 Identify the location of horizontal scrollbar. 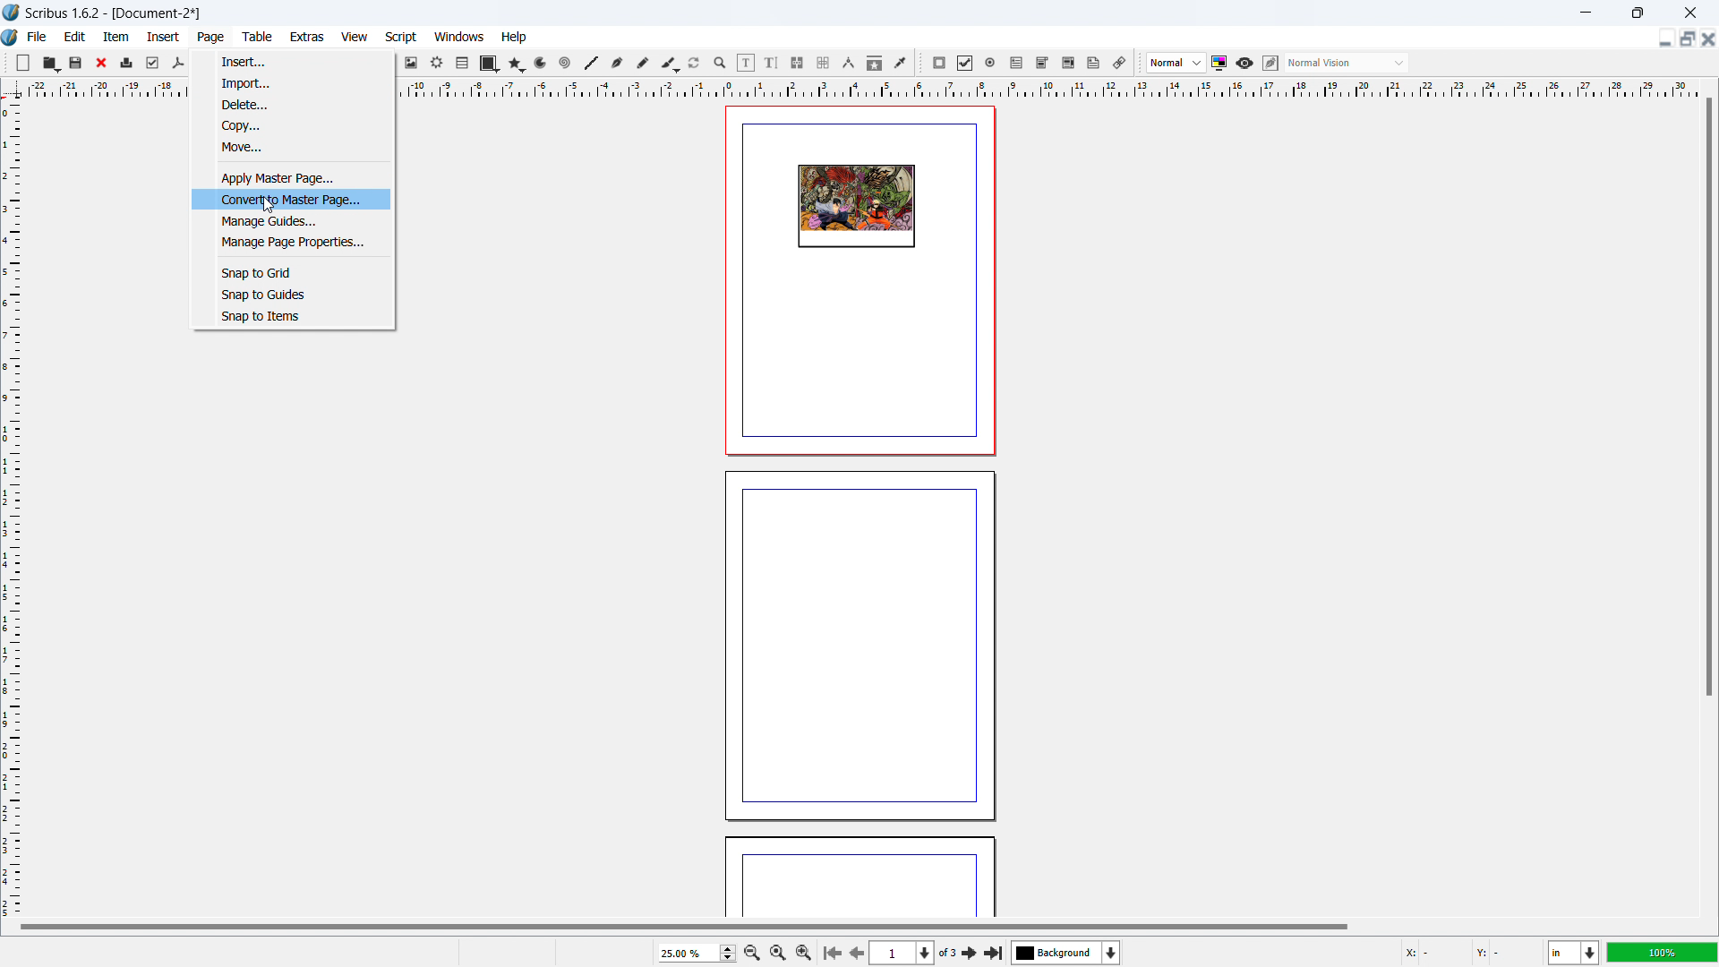
(684, 926).